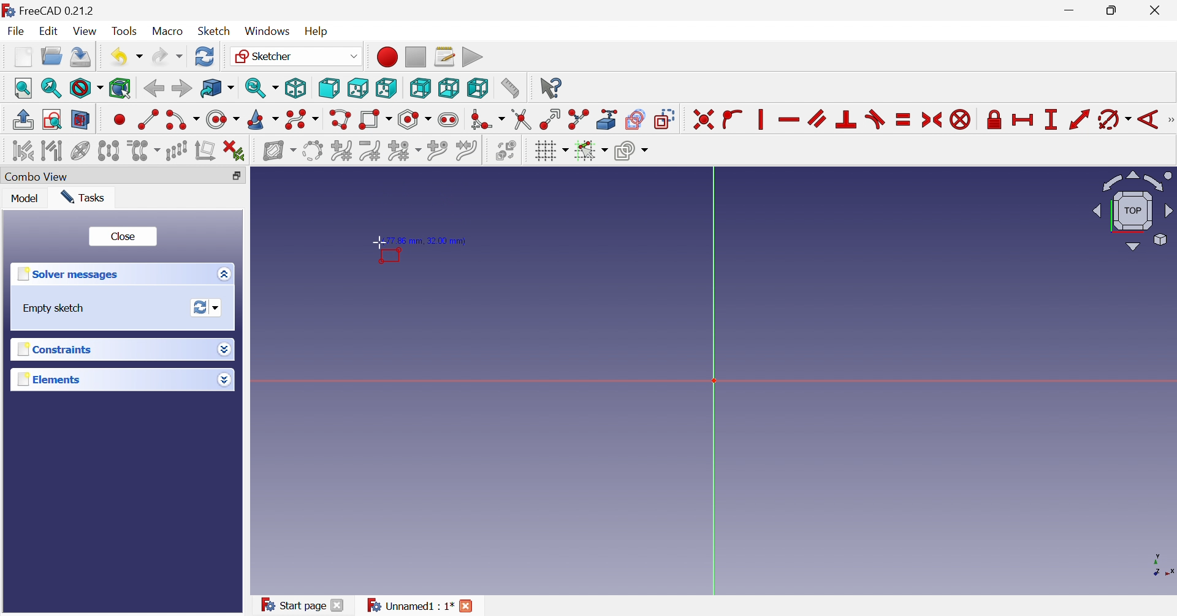  I want to click on Undo, so click(125, 57).